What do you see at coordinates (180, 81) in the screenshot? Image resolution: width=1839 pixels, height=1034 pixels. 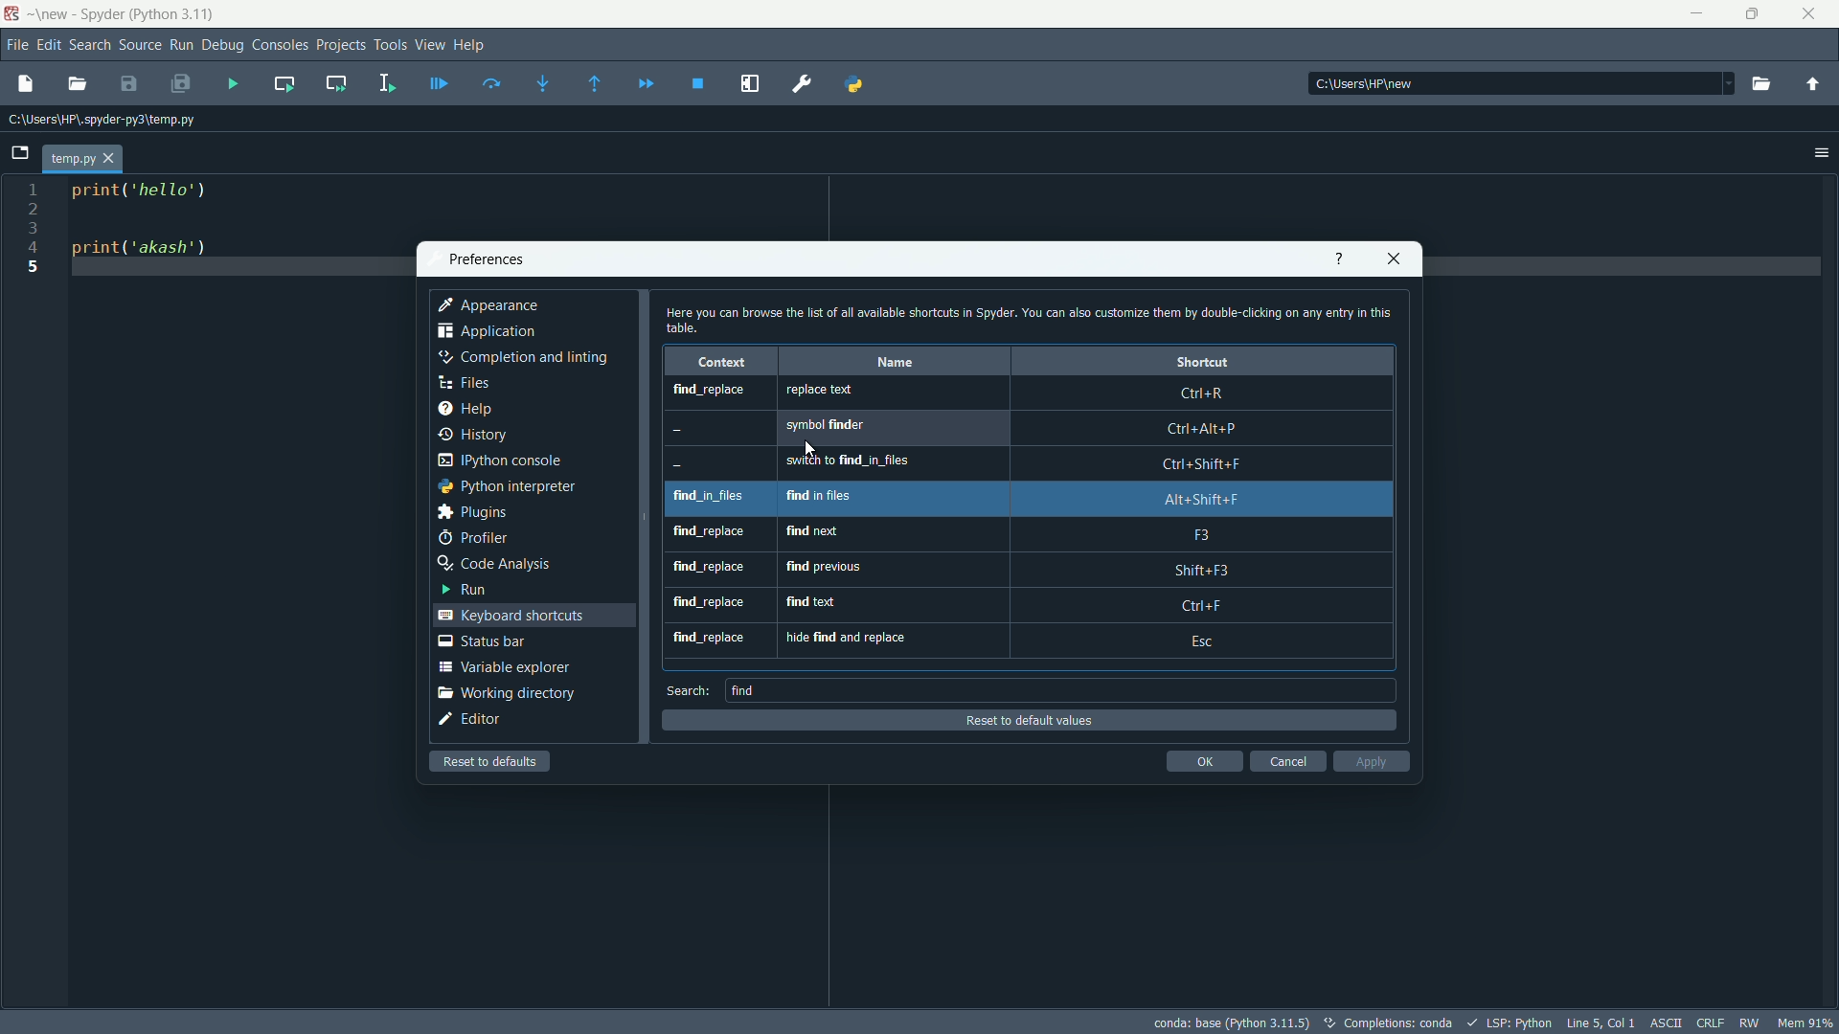 I see `save all file` at bounding box center [180, 81].